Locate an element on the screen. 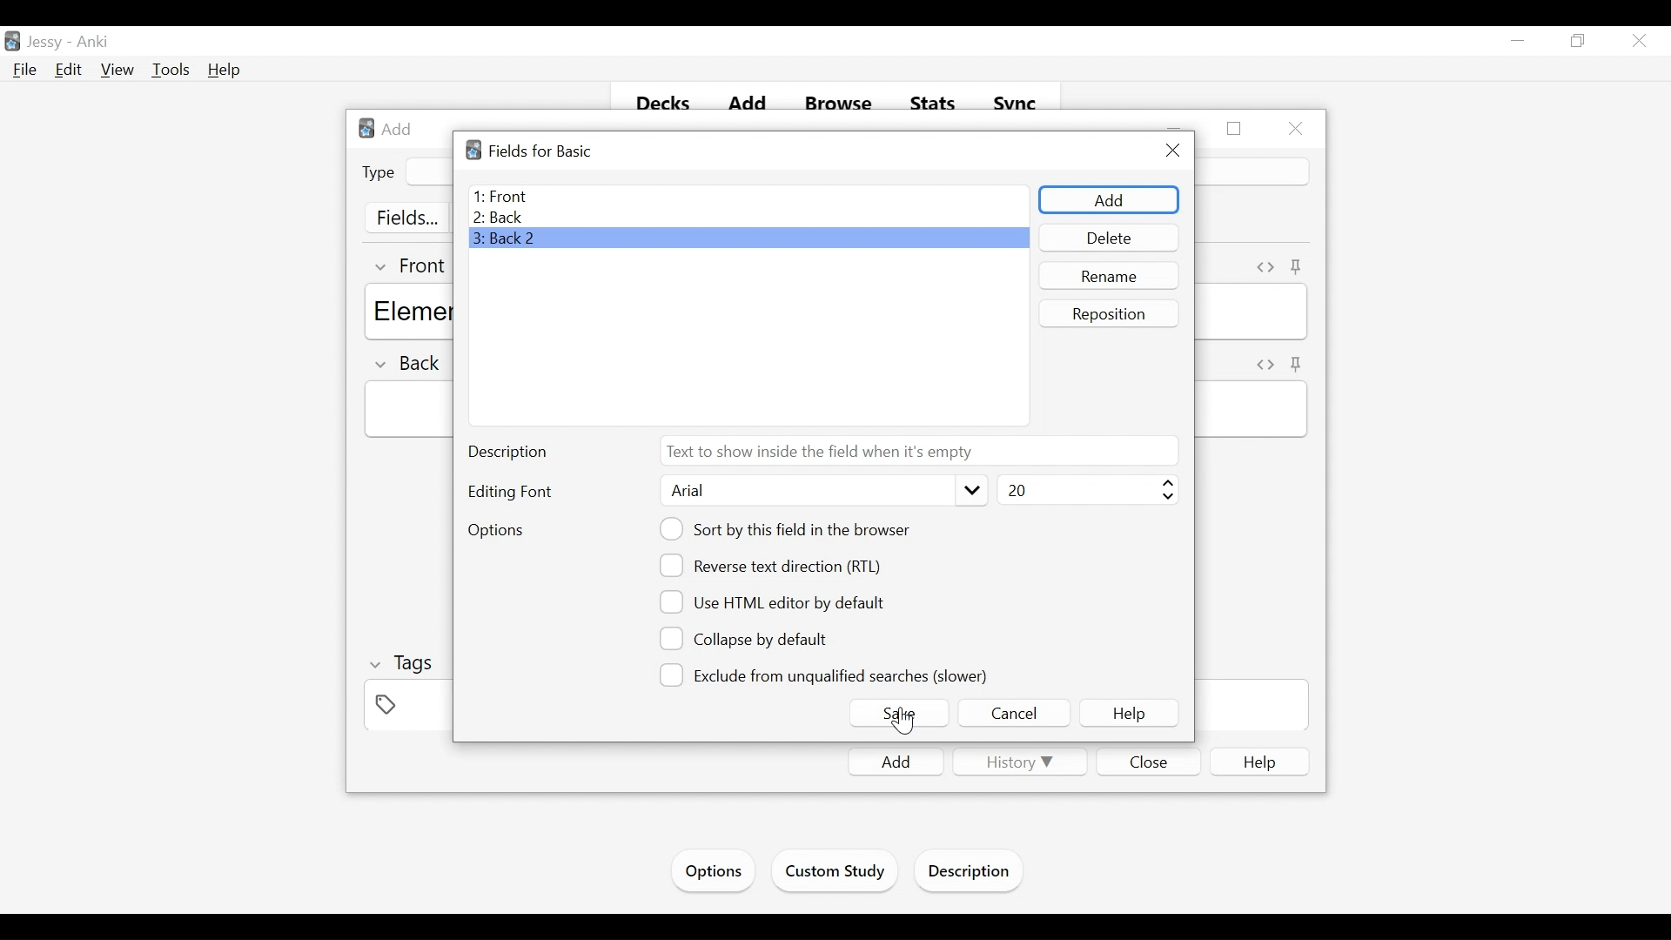  minimize is located at coordinates (1518, 42).